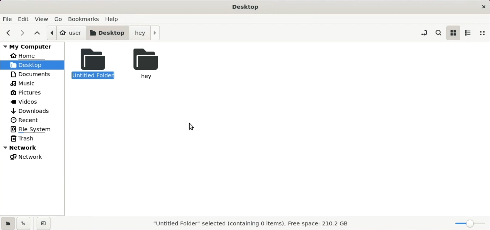 This screenshot has width=490, height=230. Describe the element at coordinates (252, 223) in the screenshot. I see `"Untitled Folder" selected (containing 0 items), Free space: 210.2 GB` at that location.